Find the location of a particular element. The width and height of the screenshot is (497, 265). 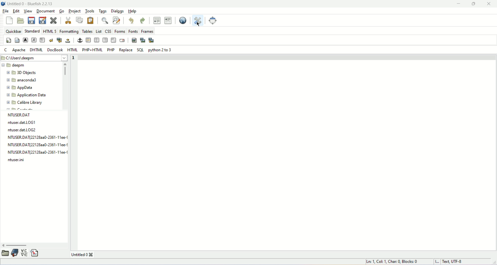

HTML 5 is located at coordinates (50, 31).